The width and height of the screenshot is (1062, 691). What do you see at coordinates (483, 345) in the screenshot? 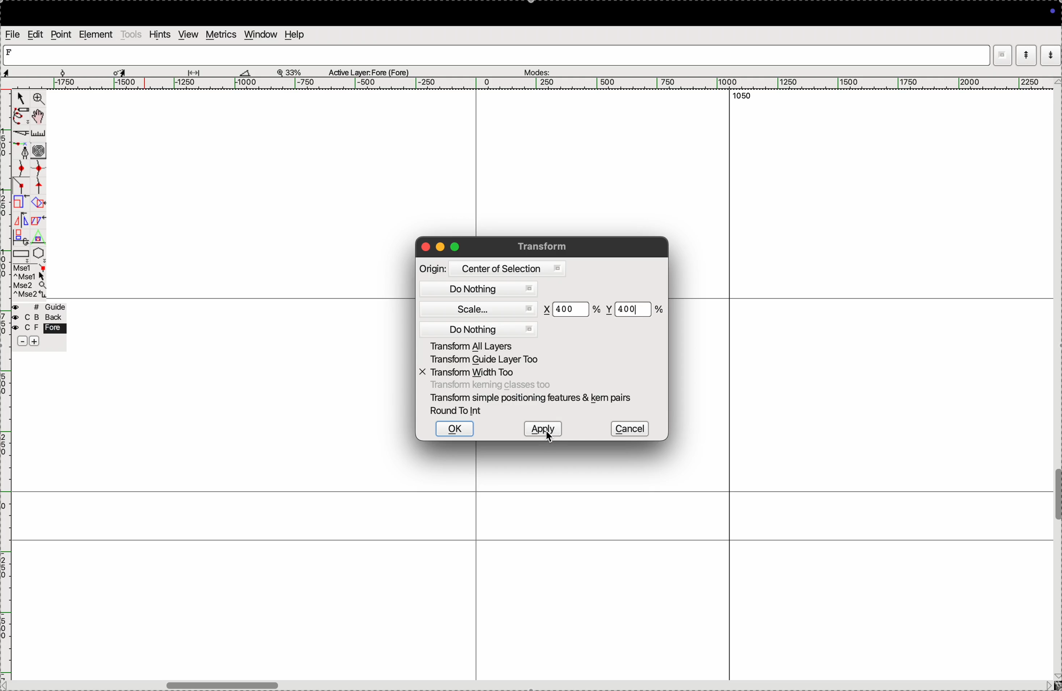
I see `transform all yares` at bounding box center [483, 345].